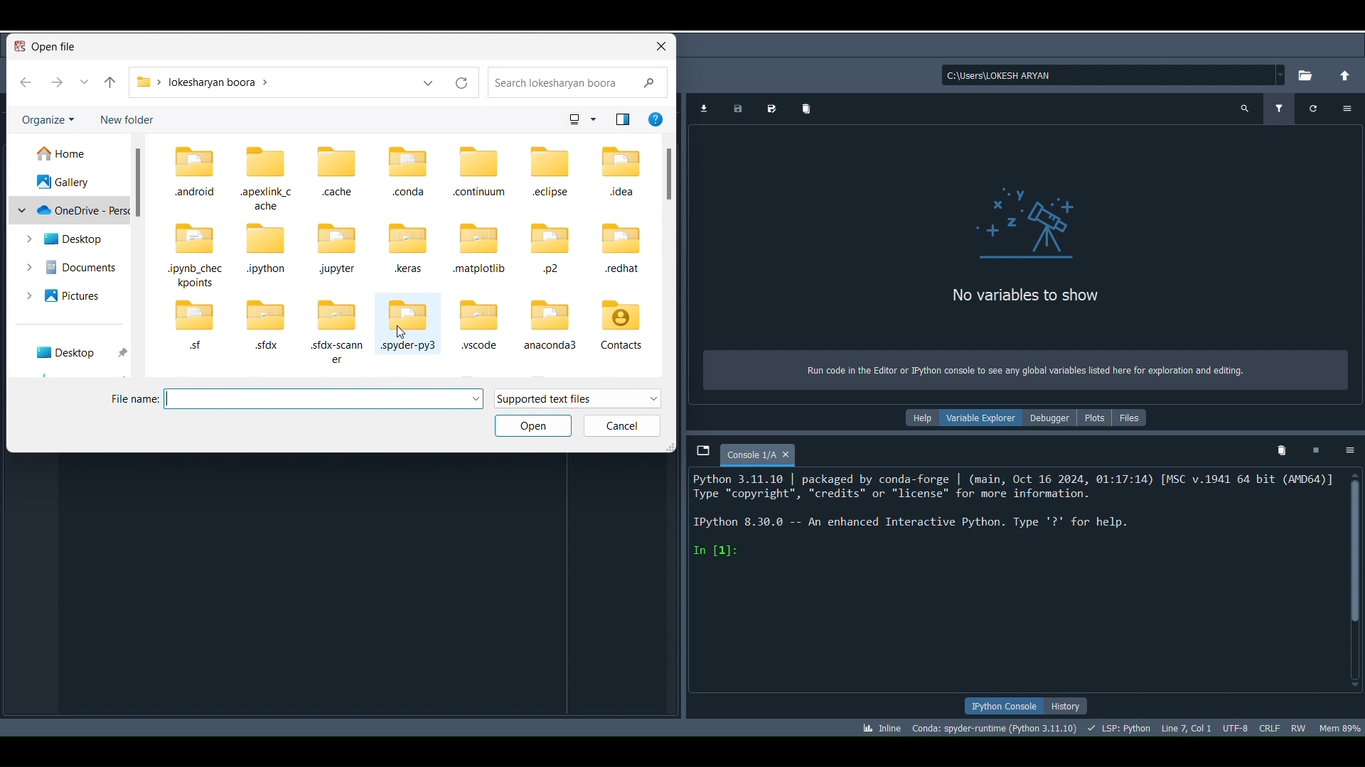 This screenshot has width=1365, height=767. What do you see at coordinates (1295, 728) in the screenshot?
I see `File permissions` at bounding box center [1295, 728].